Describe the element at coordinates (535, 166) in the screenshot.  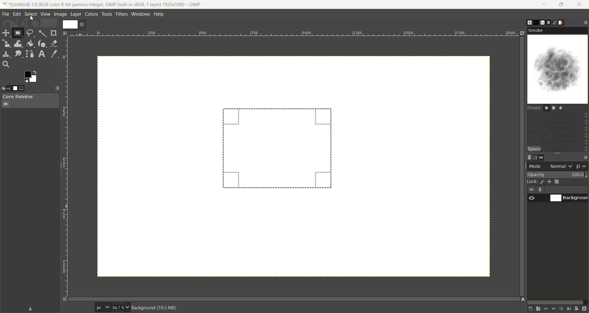
I see `mode` at that location.